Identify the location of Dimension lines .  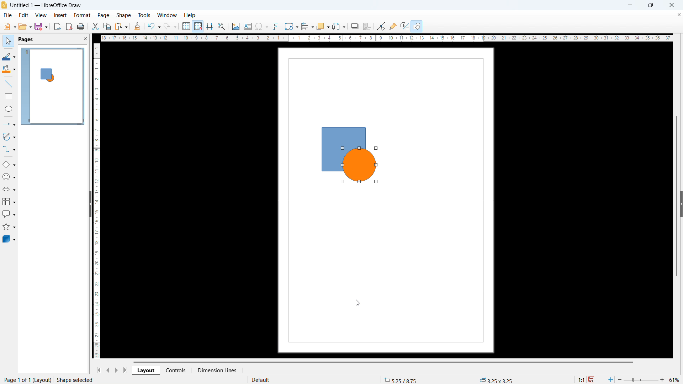
(217, 370).